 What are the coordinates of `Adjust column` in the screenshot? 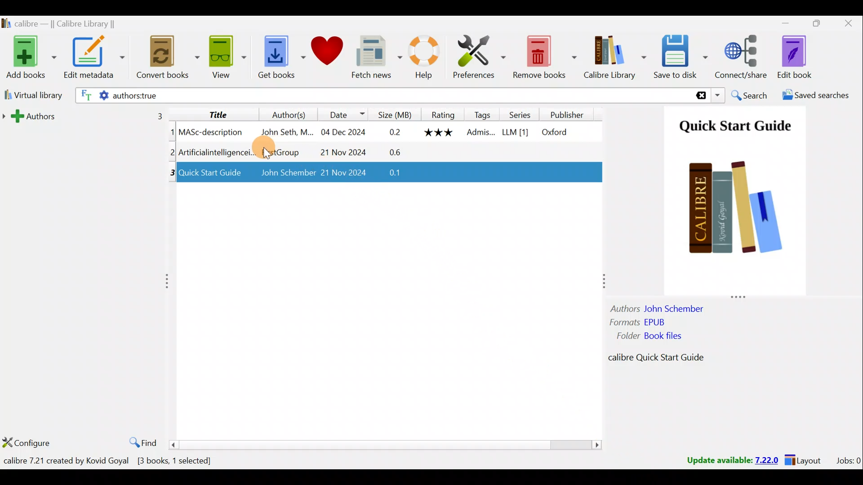 It's located at (599, 280).